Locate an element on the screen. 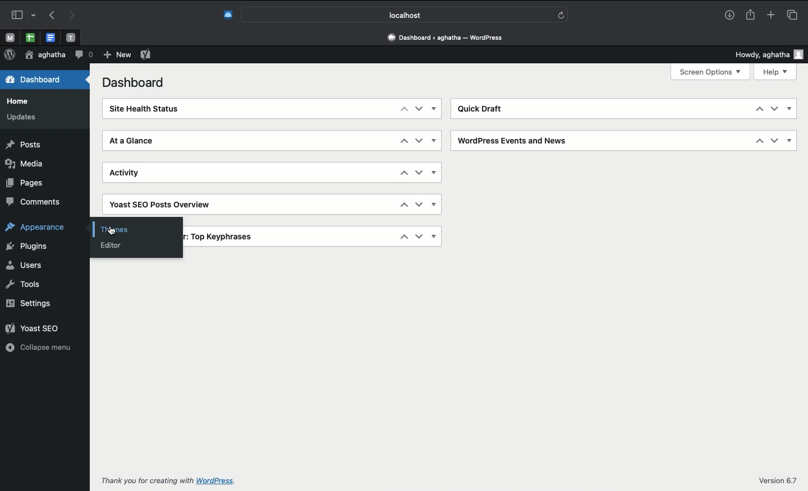 This screenshot has width=808, height=491. cursor is located at coordinates (110, 231).